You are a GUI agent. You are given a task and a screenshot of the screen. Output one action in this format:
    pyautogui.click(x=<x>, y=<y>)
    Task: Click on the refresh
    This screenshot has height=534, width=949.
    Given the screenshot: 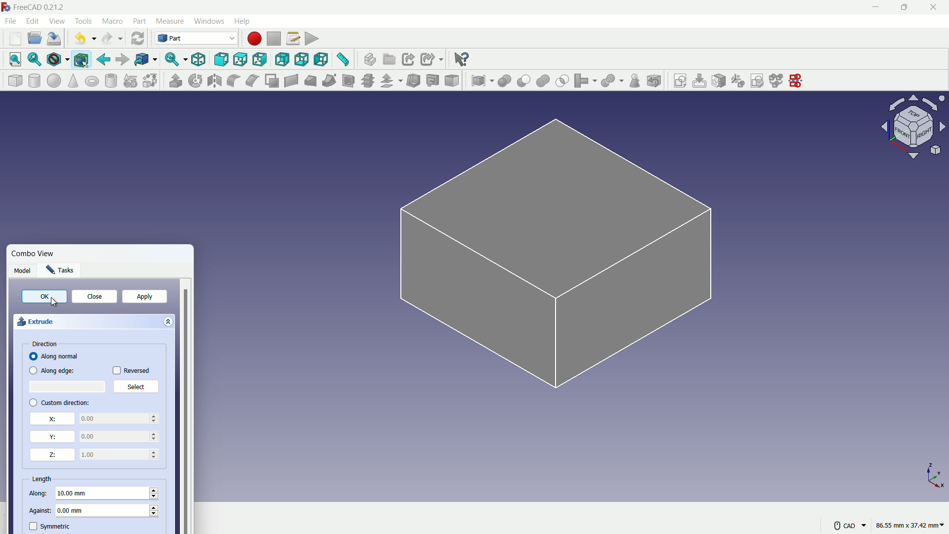 What is the action you would take?
    pyautogui.click(x=137, y=38)
    